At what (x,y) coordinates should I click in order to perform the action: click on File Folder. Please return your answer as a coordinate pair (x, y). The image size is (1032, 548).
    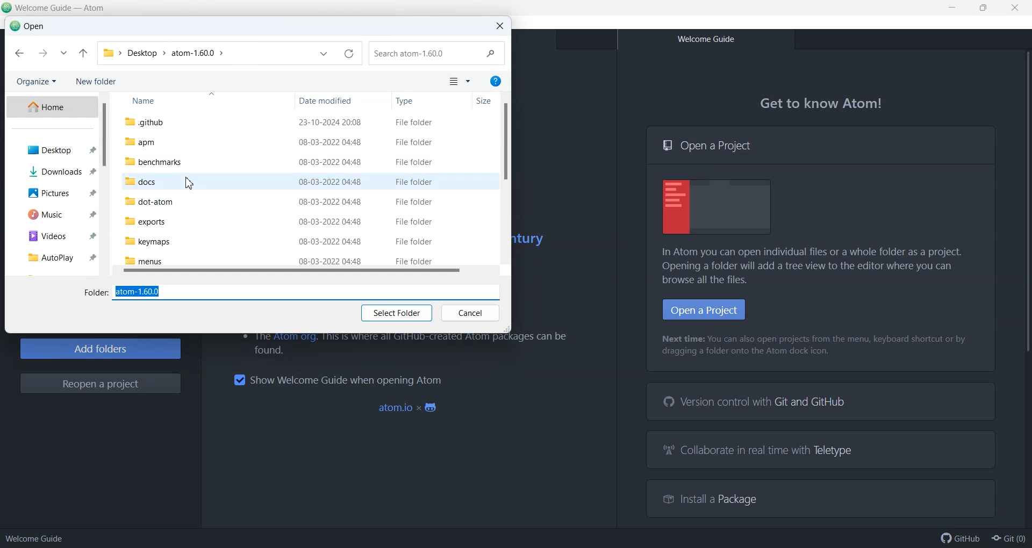
    Looking at the image, I should click on (414, 183).